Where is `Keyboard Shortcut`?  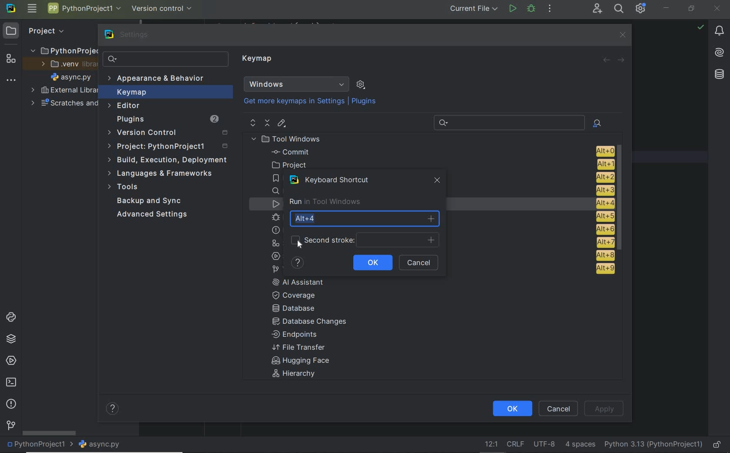 Keyboard Shortcut is located at coordinates (333, 180).